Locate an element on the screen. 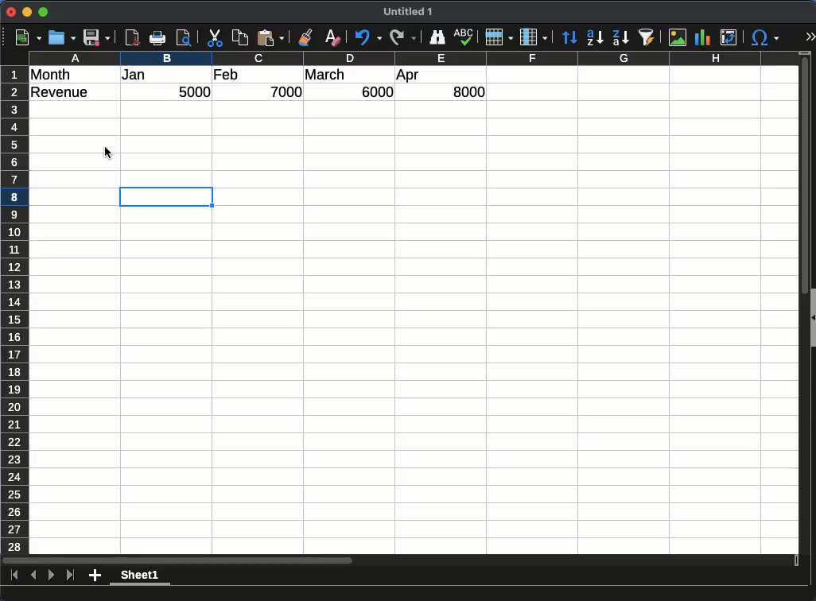 This screenshot has width=816, height=601. save is located at coordinates (96, 37).